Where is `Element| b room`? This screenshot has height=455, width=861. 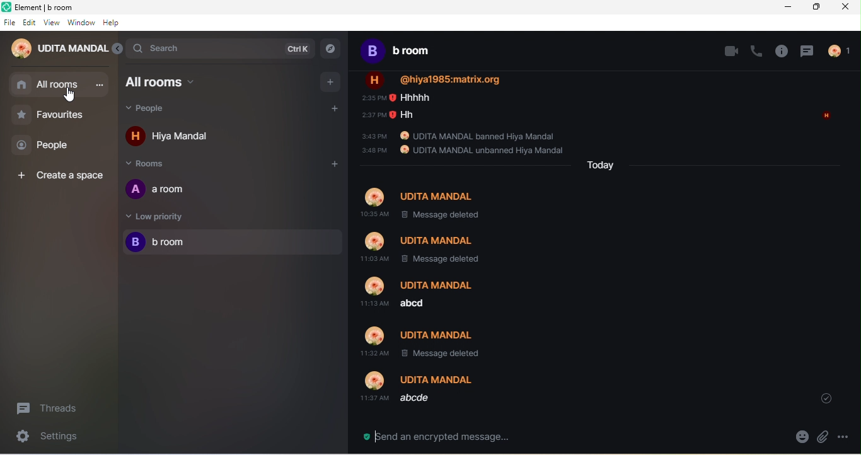
Element| b room is located at coordinates (59, 7).